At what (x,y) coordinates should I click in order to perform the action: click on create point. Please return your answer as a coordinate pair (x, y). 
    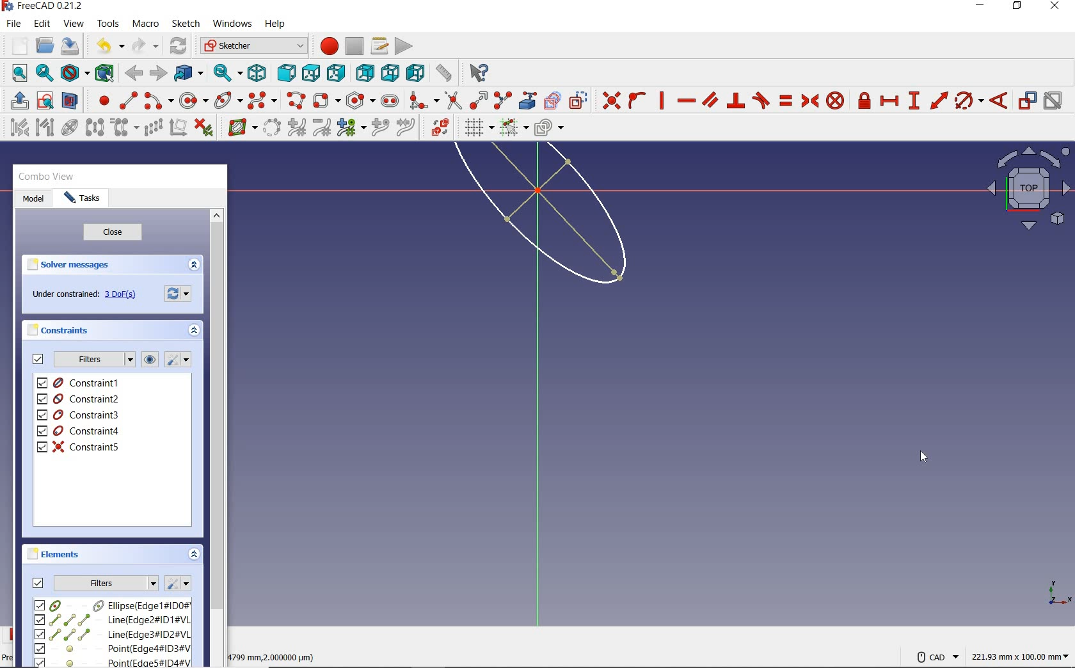
    Looking at the image, I should click on (101, 100).